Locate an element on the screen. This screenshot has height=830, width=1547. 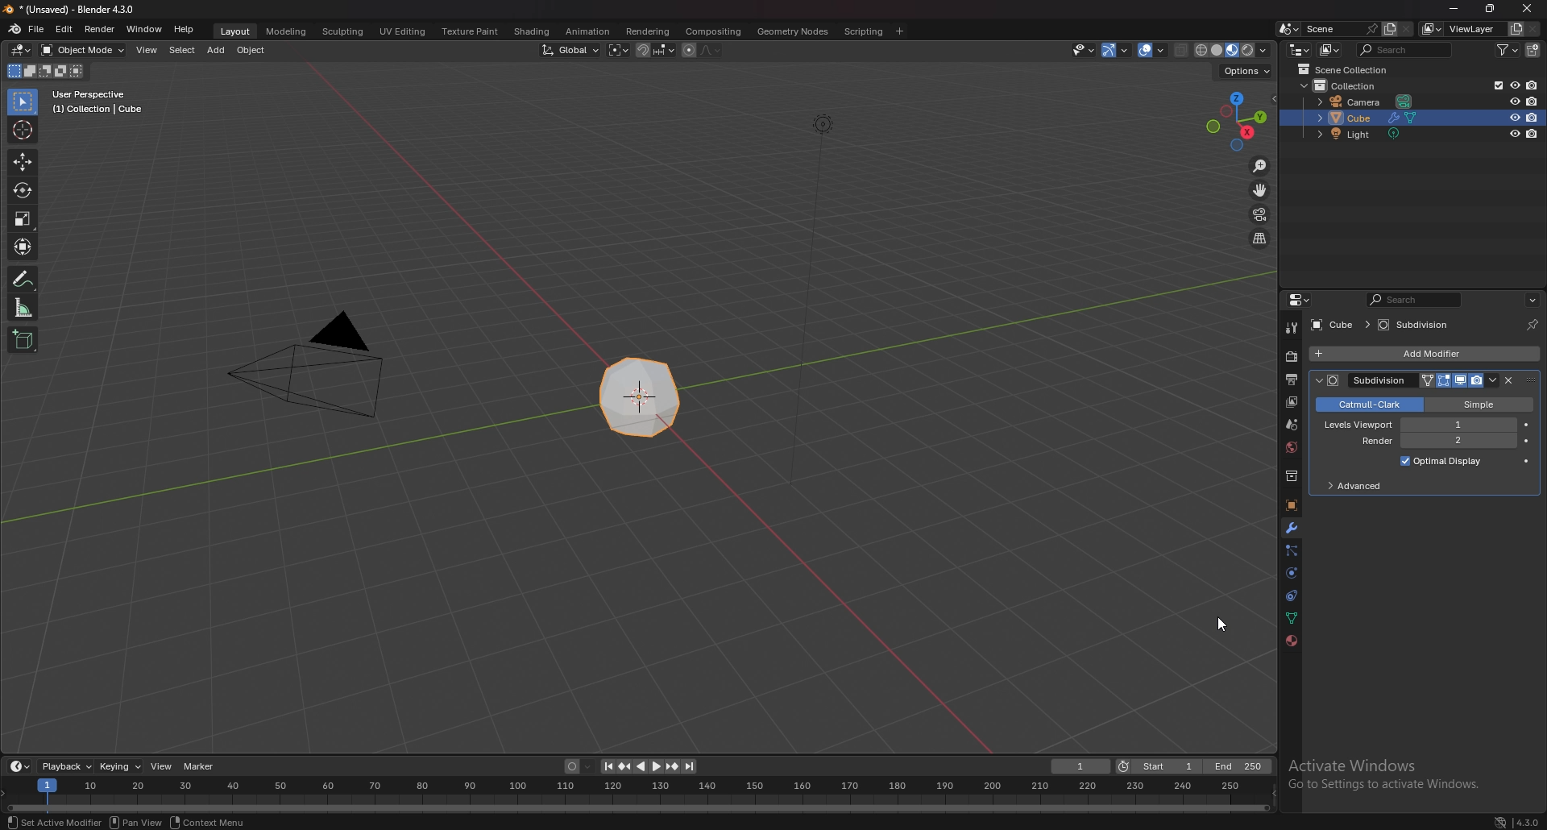
measure is located at coordinates (24, 308).